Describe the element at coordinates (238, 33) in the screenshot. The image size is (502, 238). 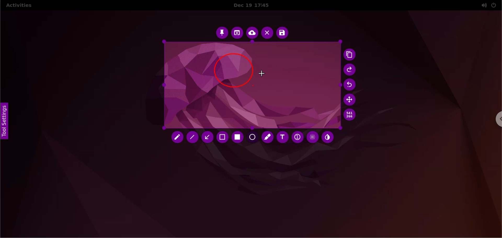
I see `choose app to open screenshot` at that location.